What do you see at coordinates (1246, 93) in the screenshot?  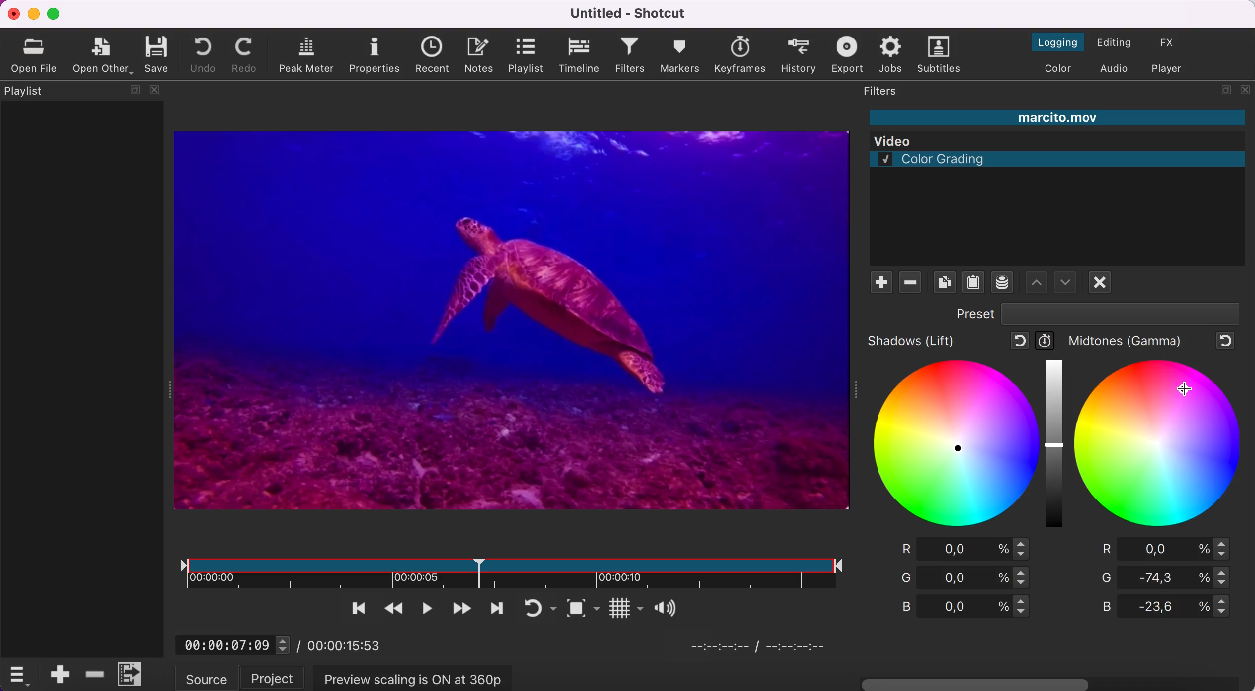 I see `close` at bounding box center [1246, 93].